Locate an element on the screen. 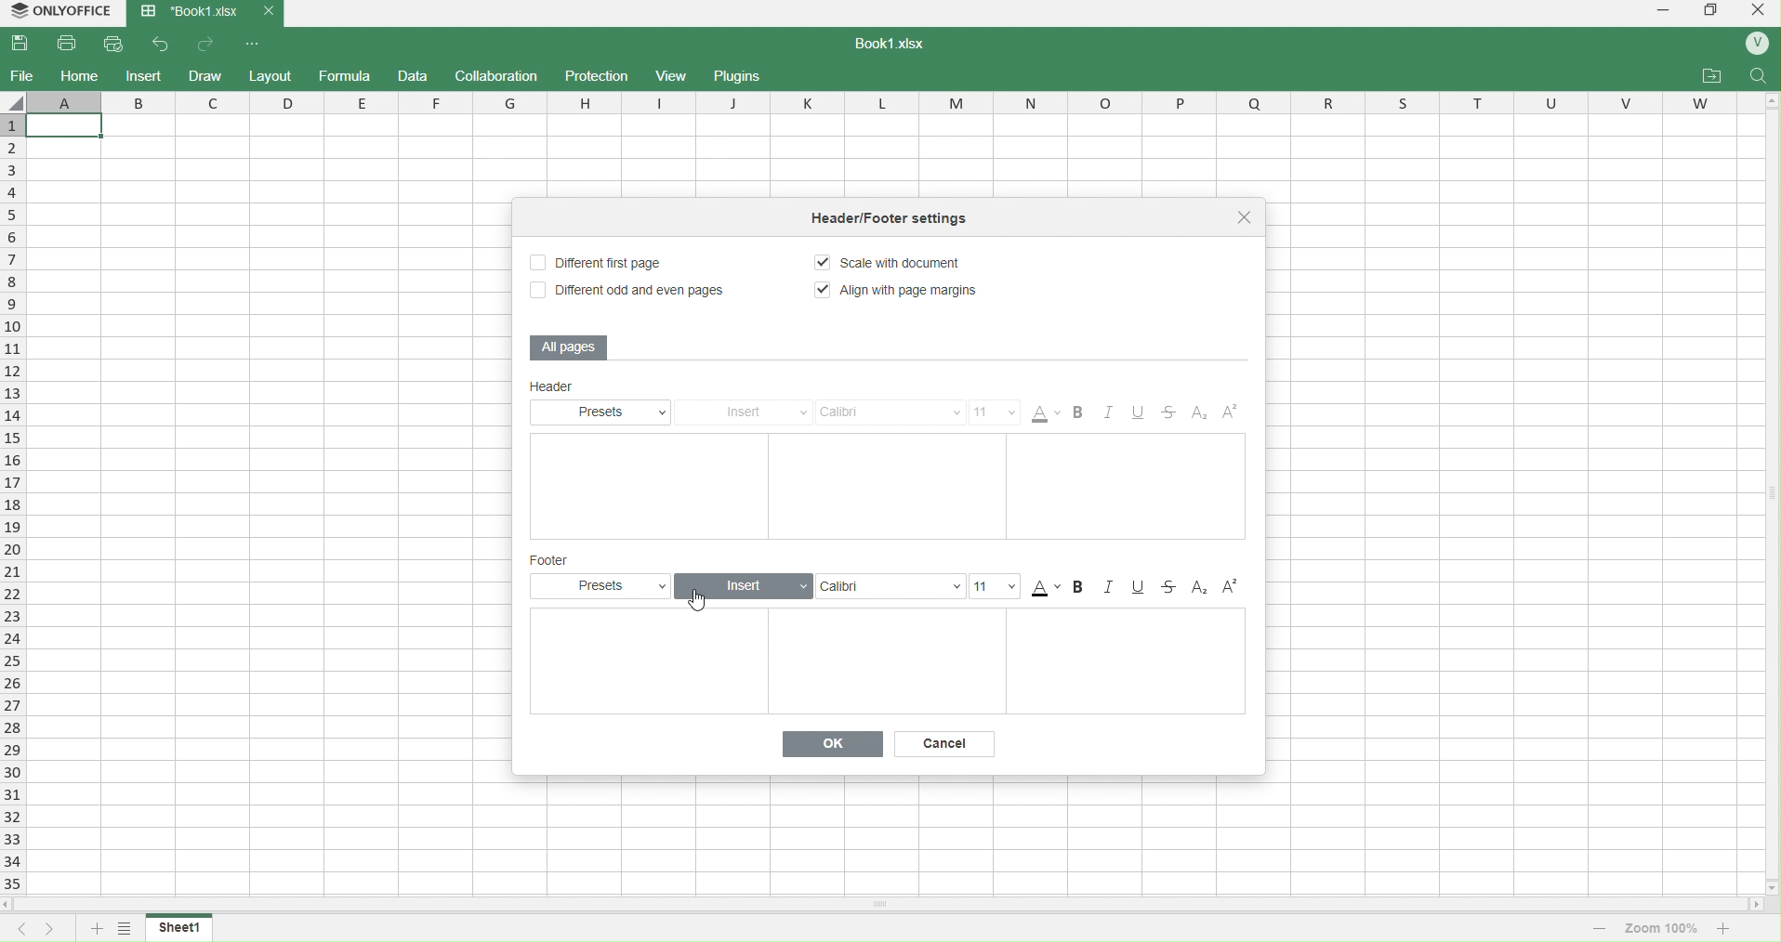 This screenshot has width=1781, height=942. decrease zoom  is located at coordinates (1599, 927).